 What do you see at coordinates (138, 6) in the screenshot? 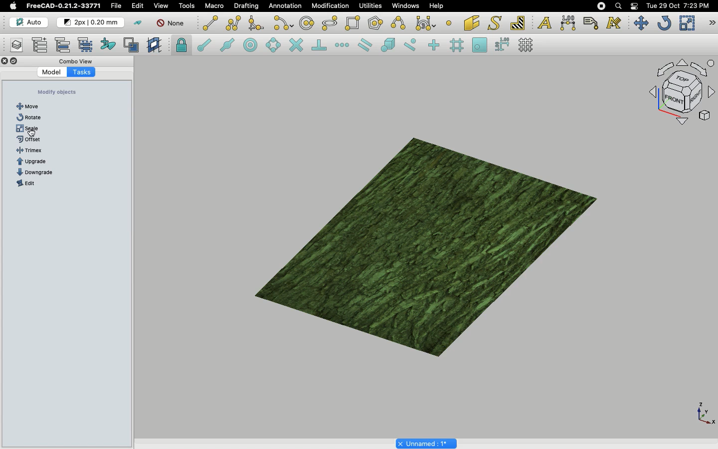
I see `Edit` at bounding box center [138, 6].